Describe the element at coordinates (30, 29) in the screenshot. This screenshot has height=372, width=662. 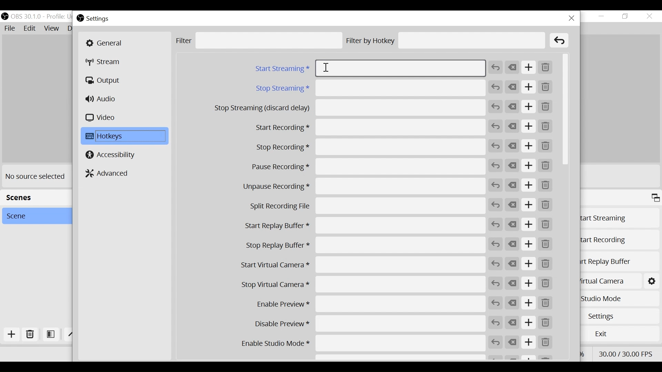
I see `Edit` at that location.